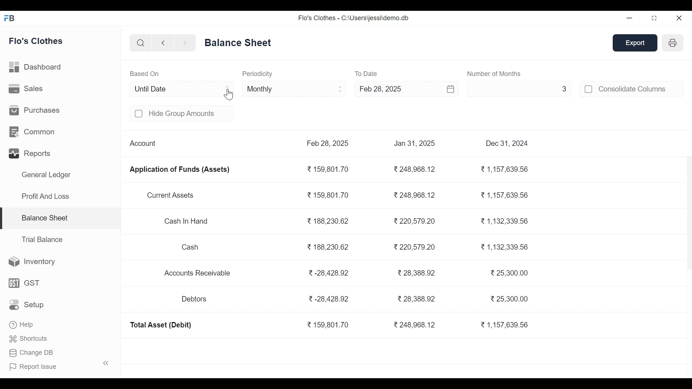 The width and height of the screenshot is (692, 389). I want to click on setup, so click(27, 305).